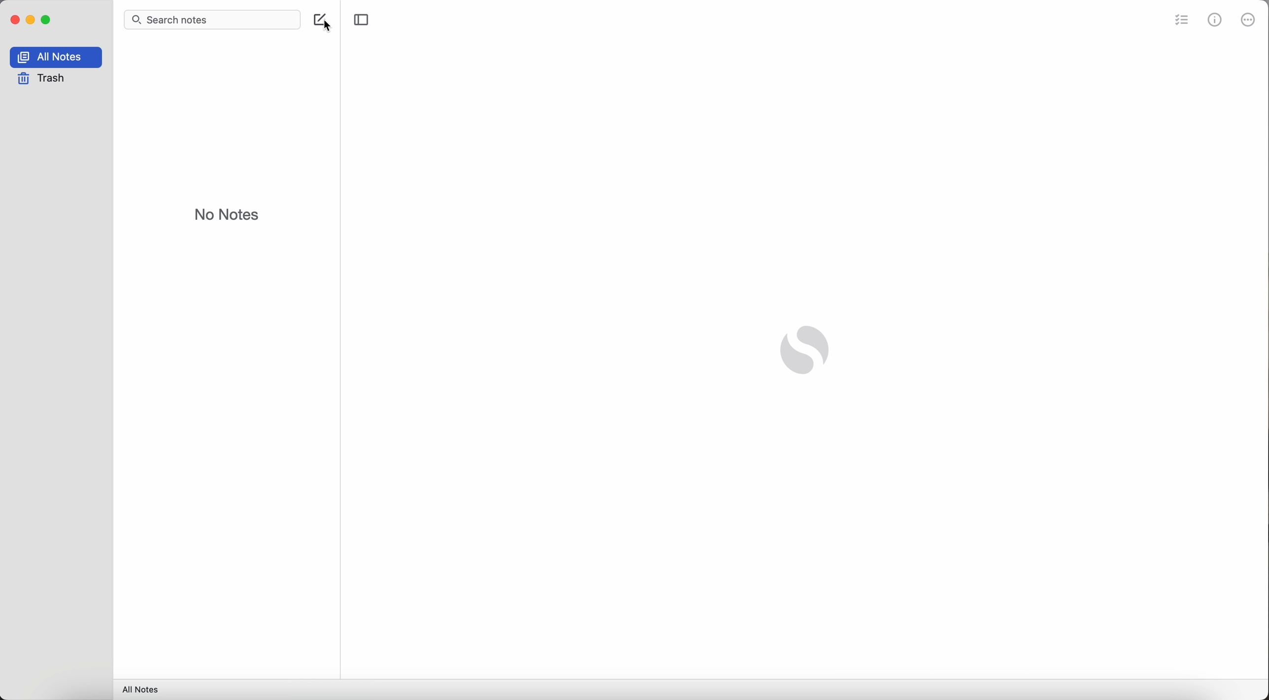 This screenshot has width=1269, height=700. I want to click on toggle sidebar, so click(361, 20).